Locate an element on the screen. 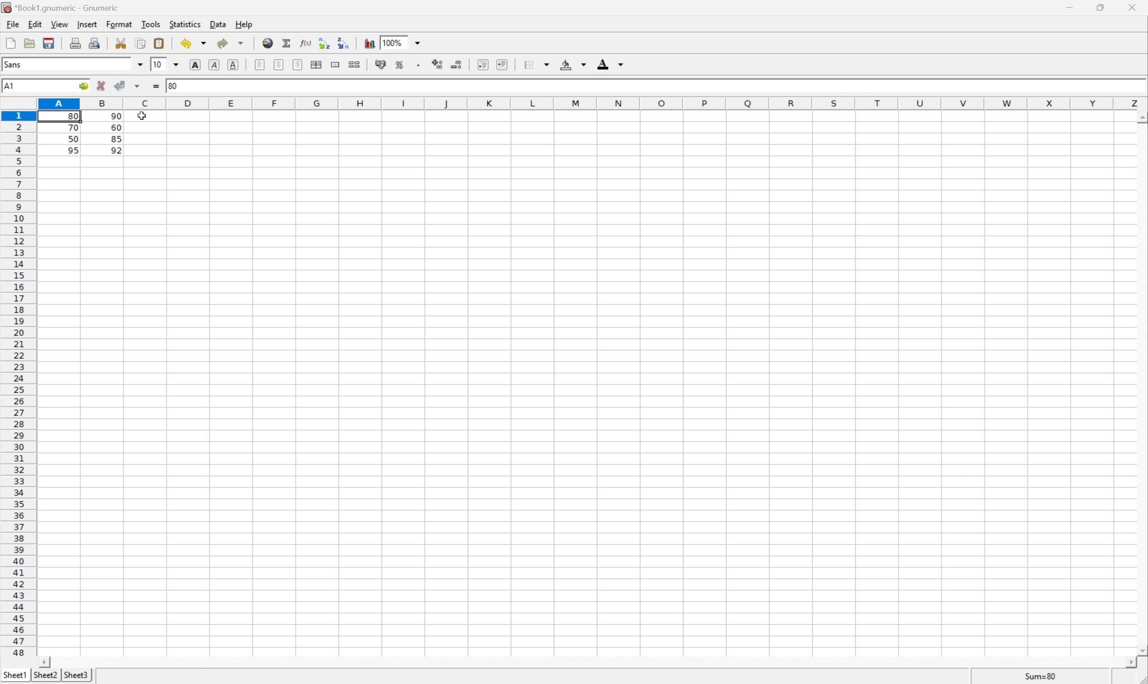  Decrease the number of decimals displayed is located at coordinates (459, 64).